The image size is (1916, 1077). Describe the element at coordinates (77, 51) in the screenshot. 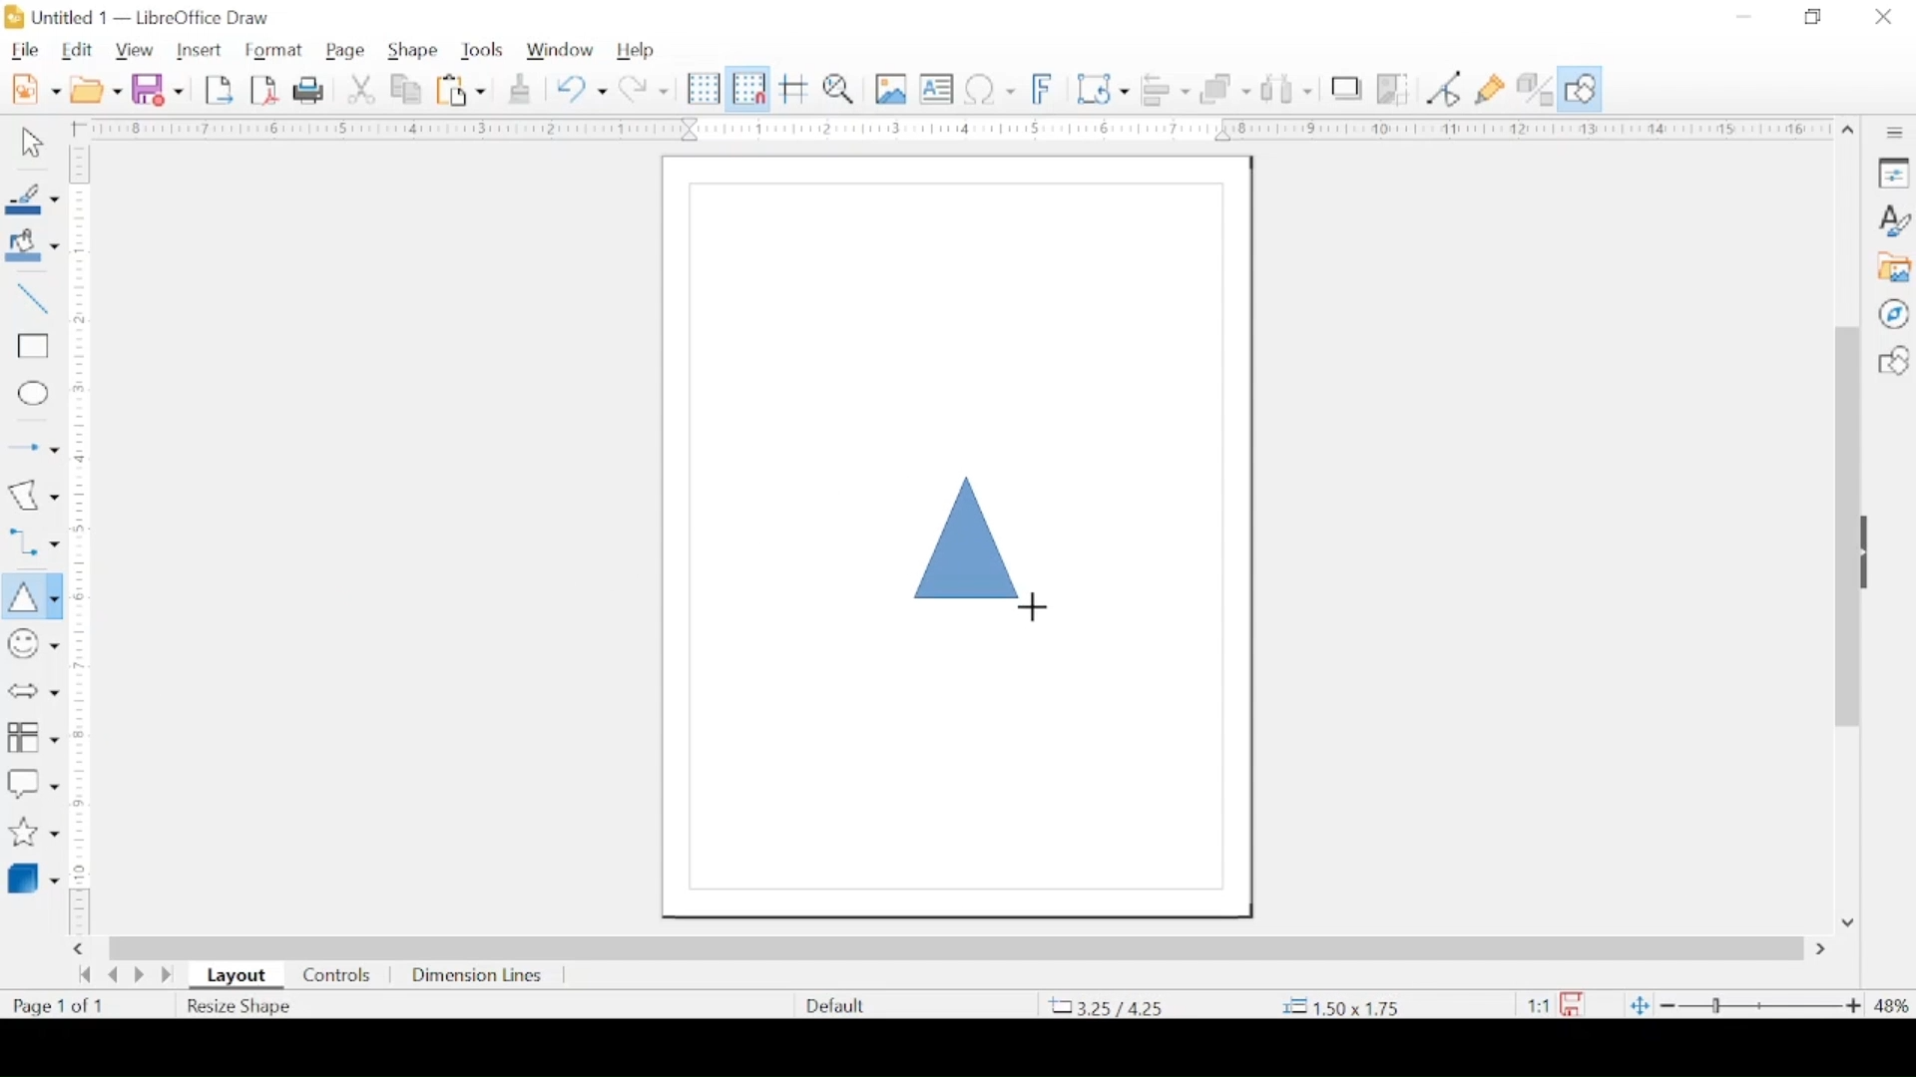

I see `edit` at that location.